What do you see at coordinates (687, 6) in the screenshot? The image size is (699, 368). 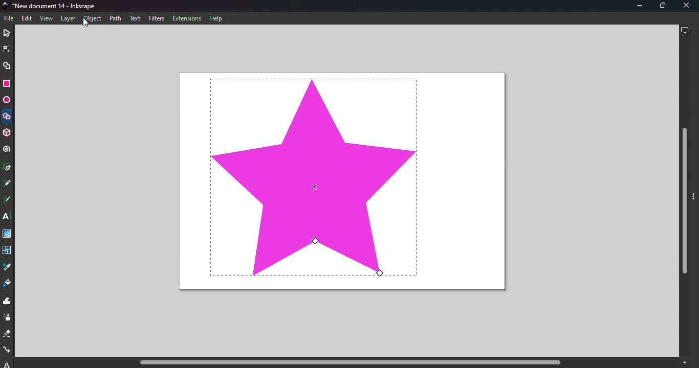 I see `Close` at bounding box center [687, 6].